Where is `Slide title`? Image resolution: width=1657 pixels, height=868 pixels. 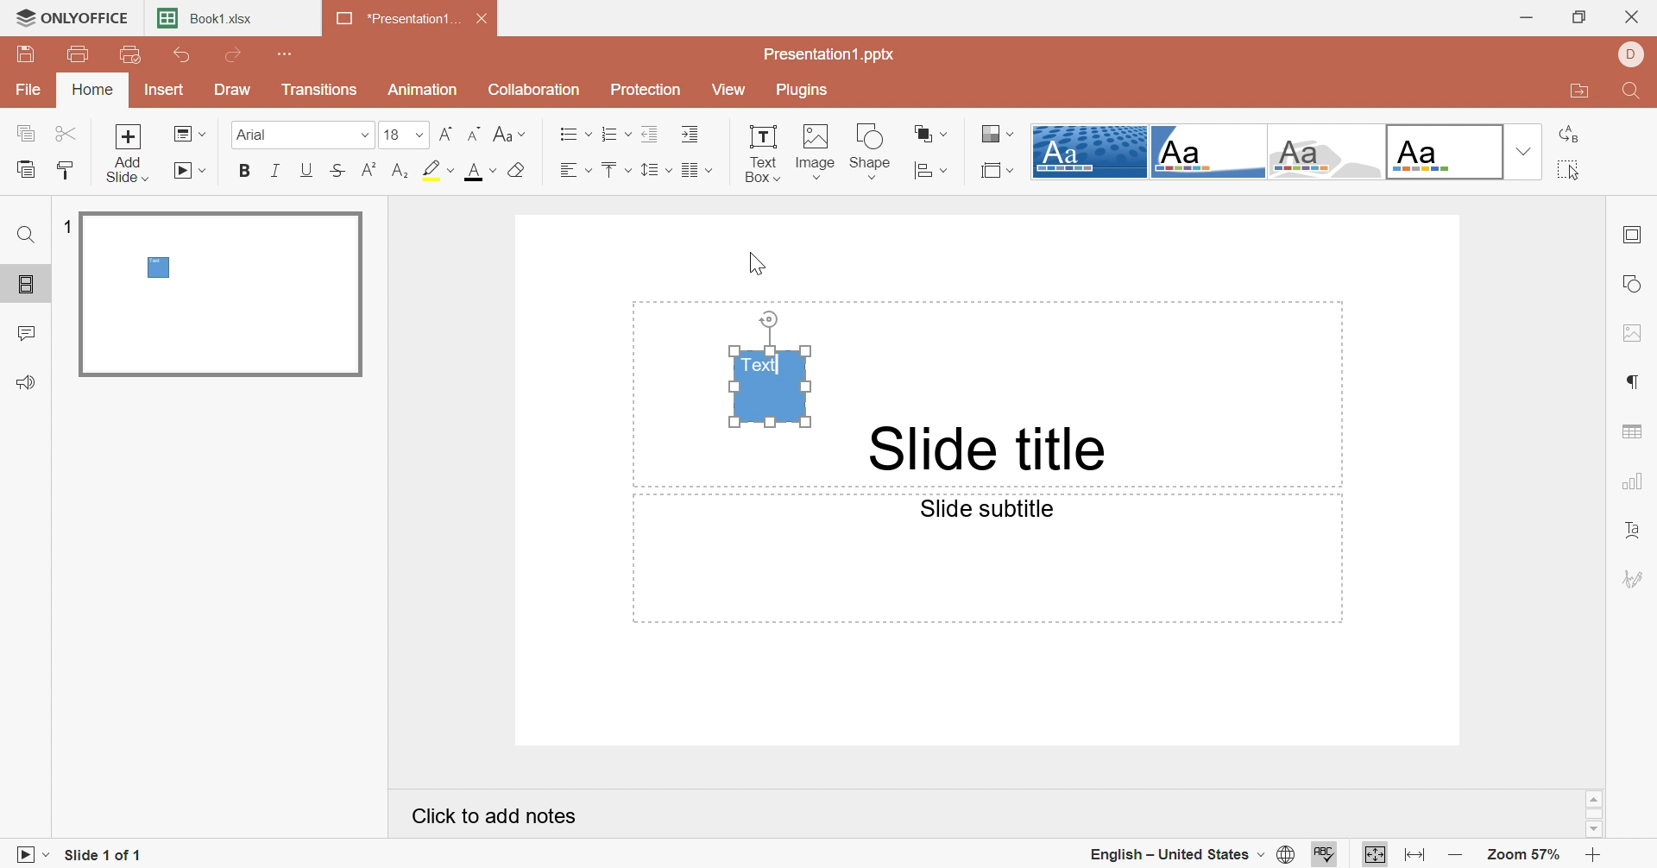
Slide title is located at coordinates (985, 450).